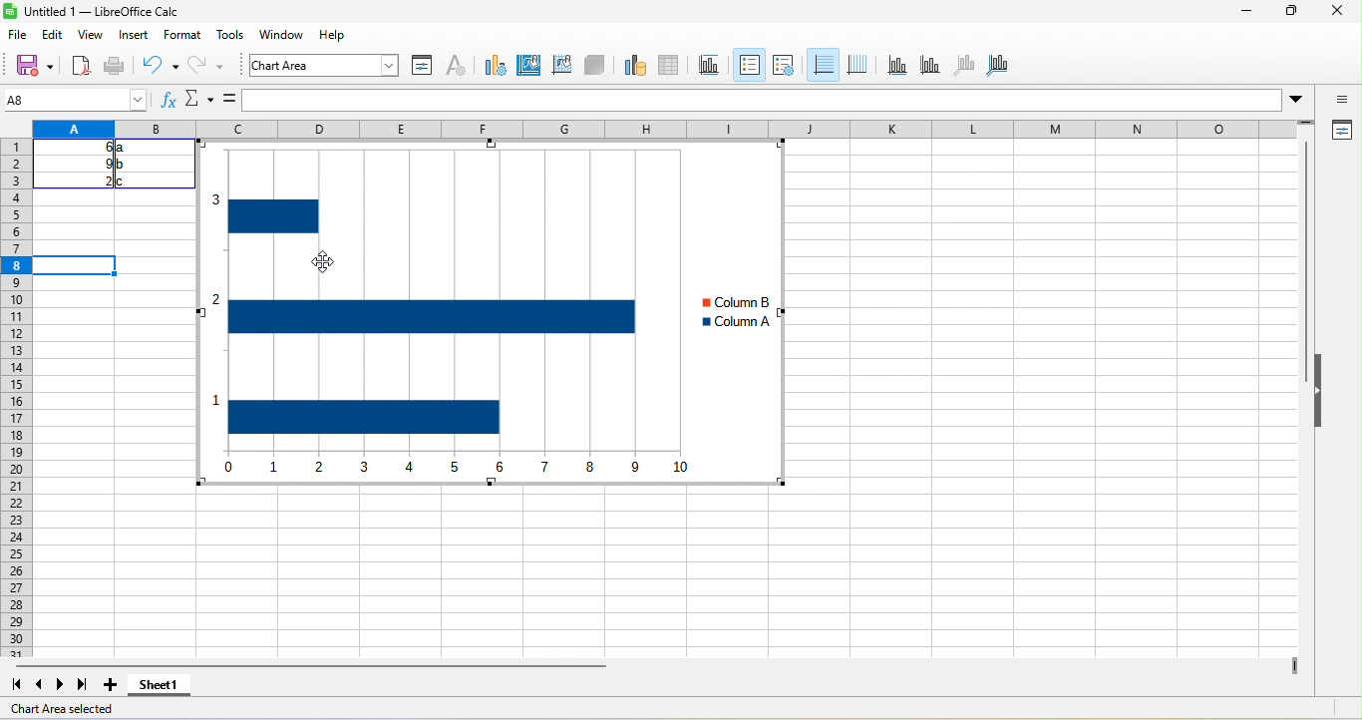  What do you see at coordinates (560, 64) in the screenshot?
I see `chart wall` at bounding box center [560, 64].